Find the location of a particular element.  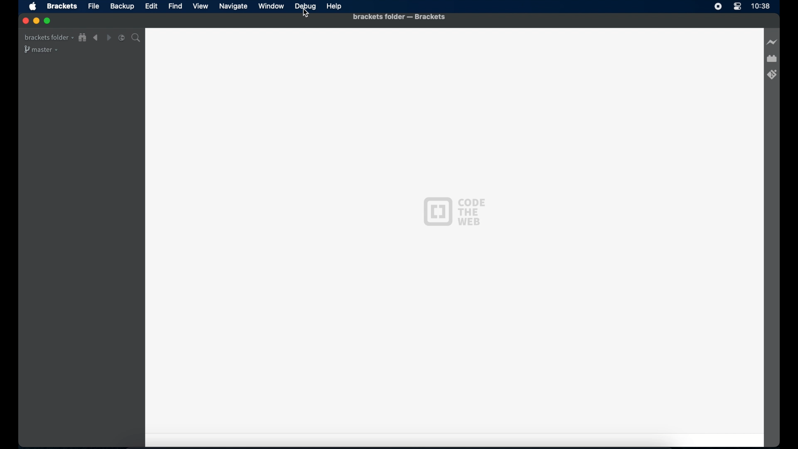

file is located at coordinates (94, 7).